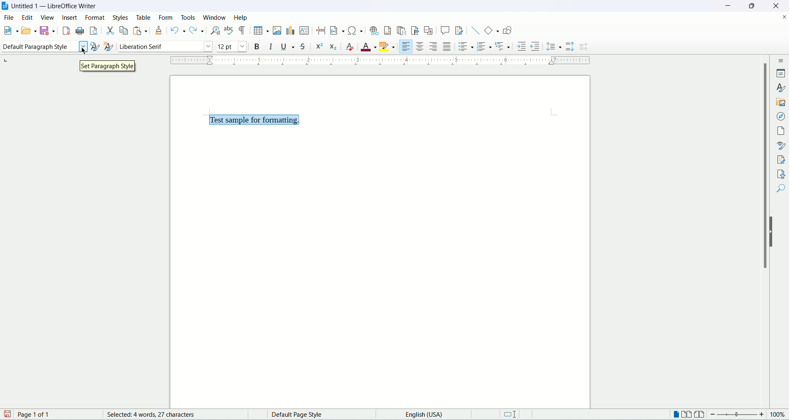  Describe the element at coordinates (142, 17) in the screenshot. I see `table` at that location.